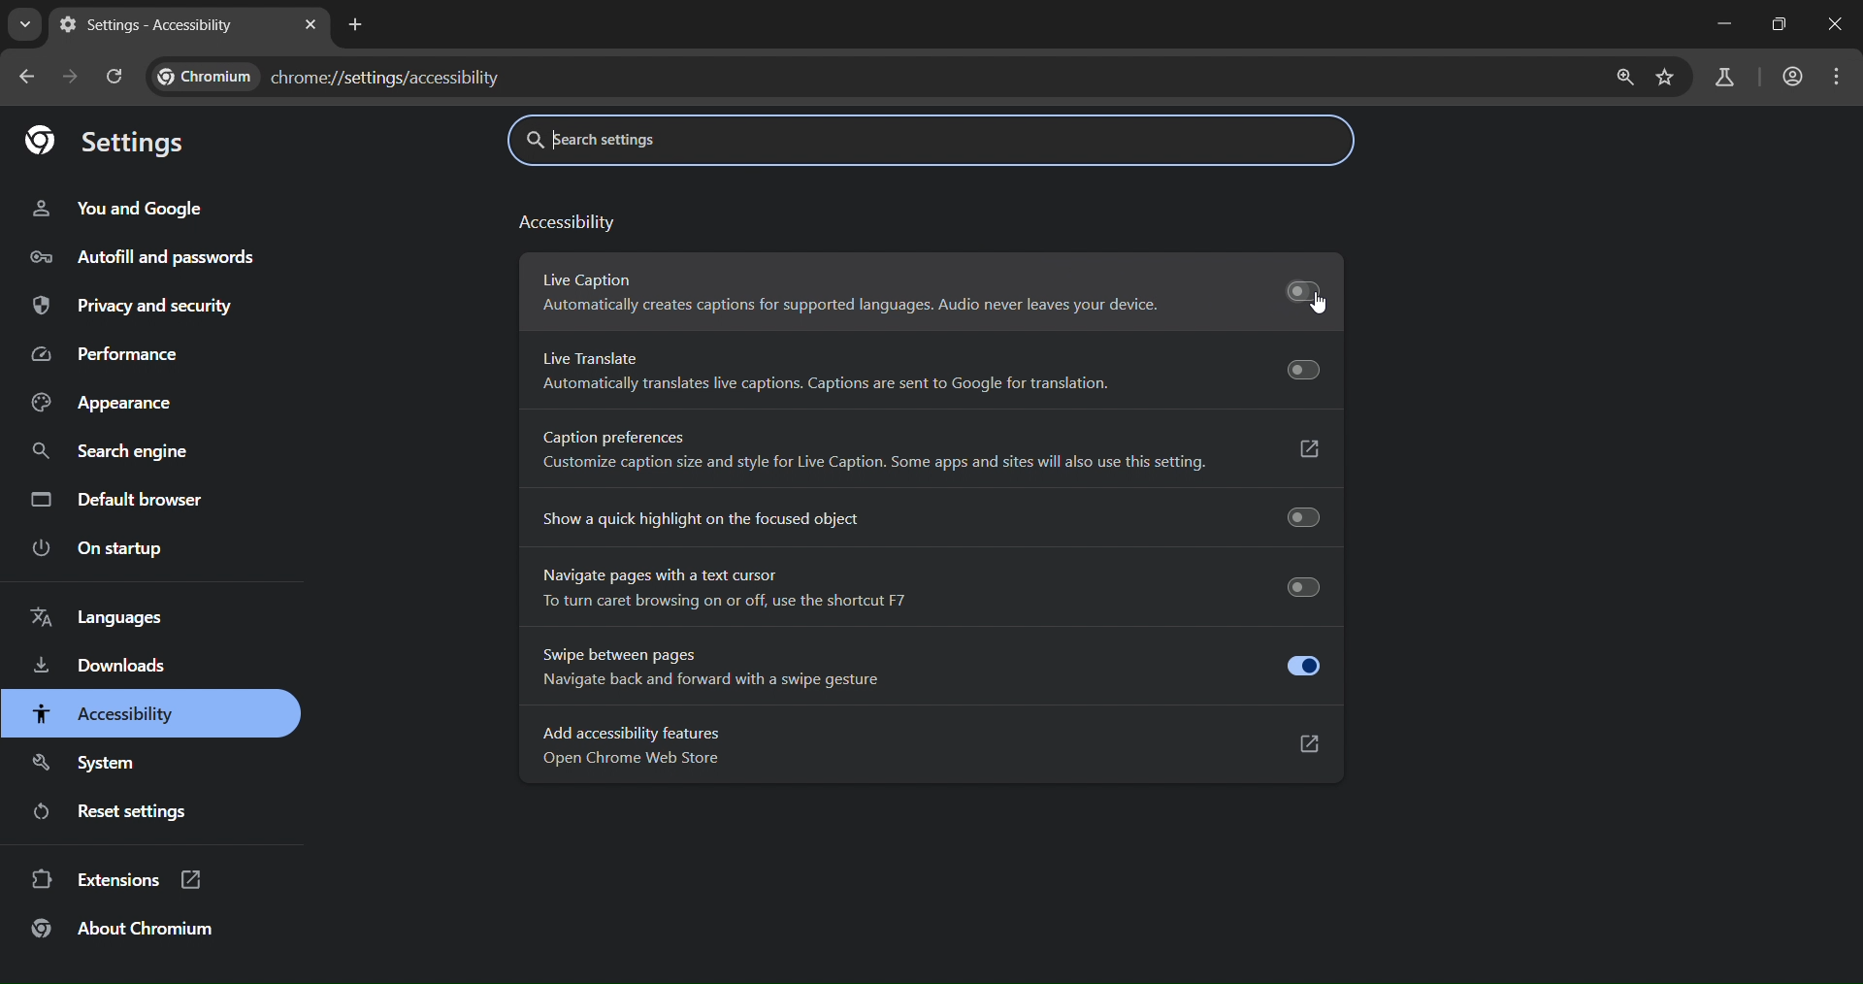 This screenshot has height=984, width=1863. Describe the element at coordinates (1669, 75) in the screenshot. I see `bookmark page` at that location.